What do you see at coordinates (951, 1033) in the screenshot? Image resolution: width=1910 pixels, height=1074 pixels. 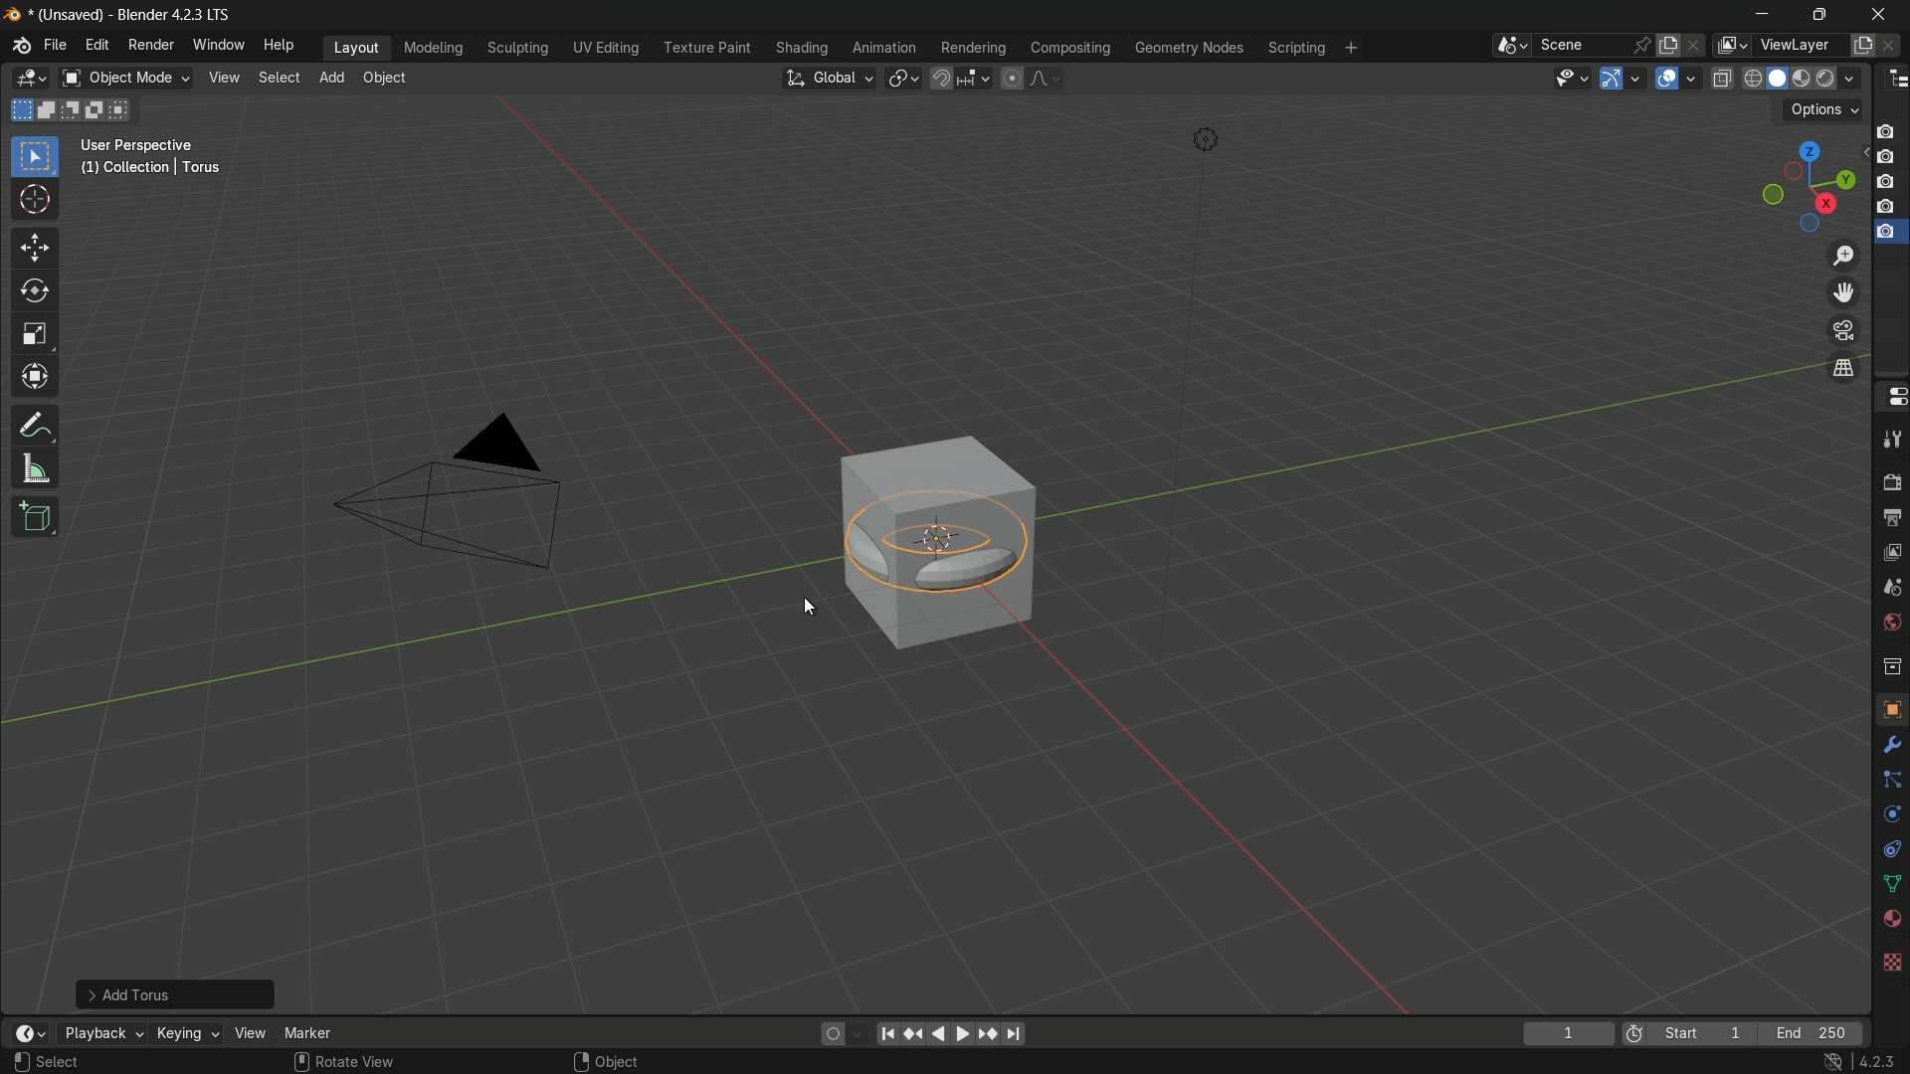 I see `play animation` at bounding box center [951, 1033].